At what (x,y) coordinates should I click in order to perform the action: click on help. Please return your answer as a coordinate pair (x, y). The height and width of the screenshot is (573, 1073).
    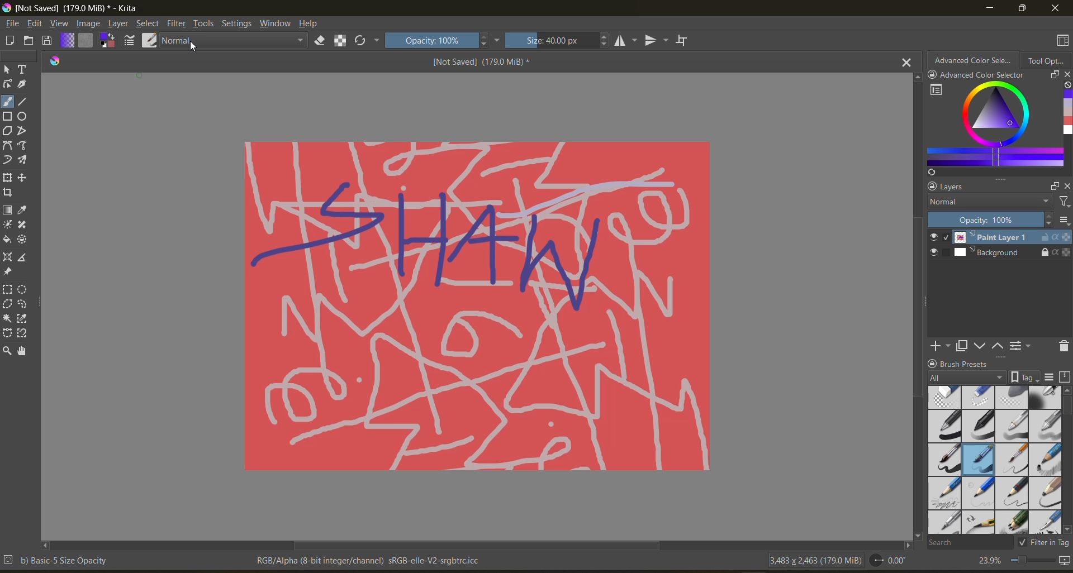
    Looking at the image, I should click on (311, 23).